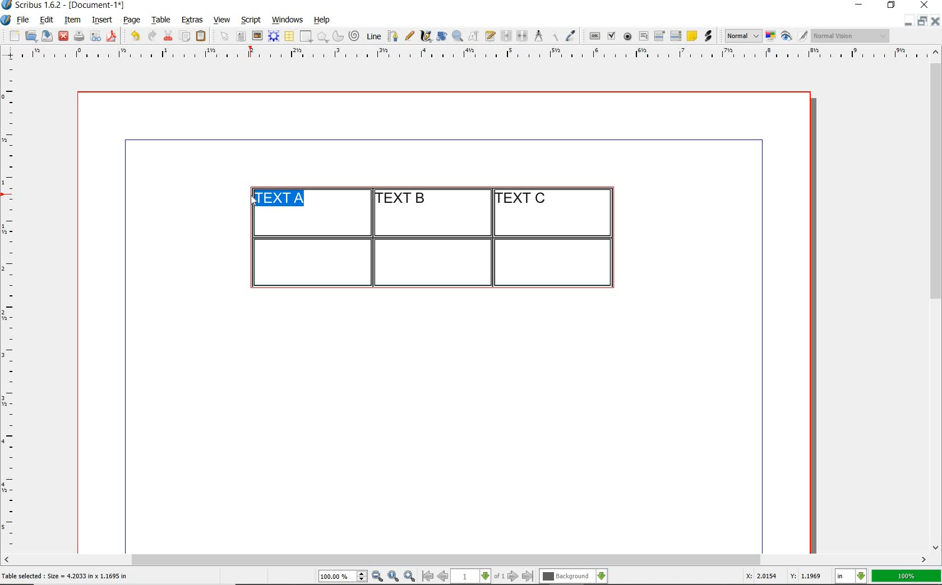 Image resolution: width=942 pixels, height=585 pixels. Describe the element at coordinates (7, 20) in the screenshot. I see `system logo` at that location.